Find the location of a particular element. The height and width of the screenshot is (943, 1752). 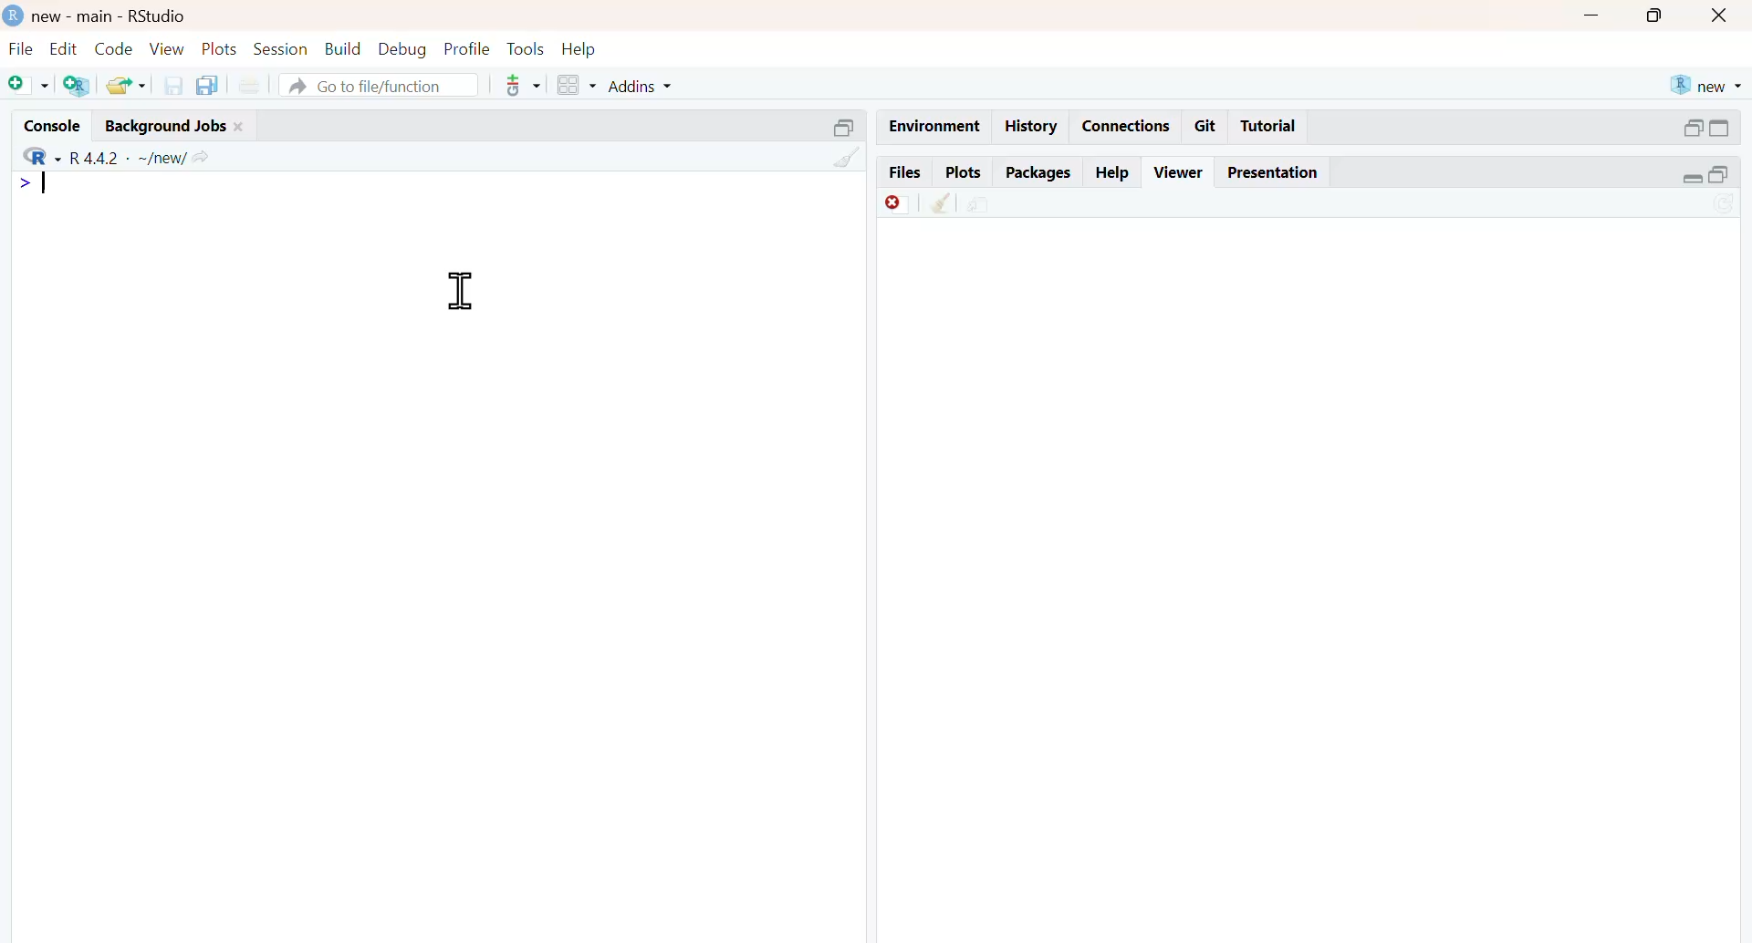

maximise is located at coordinates (1656, 14).